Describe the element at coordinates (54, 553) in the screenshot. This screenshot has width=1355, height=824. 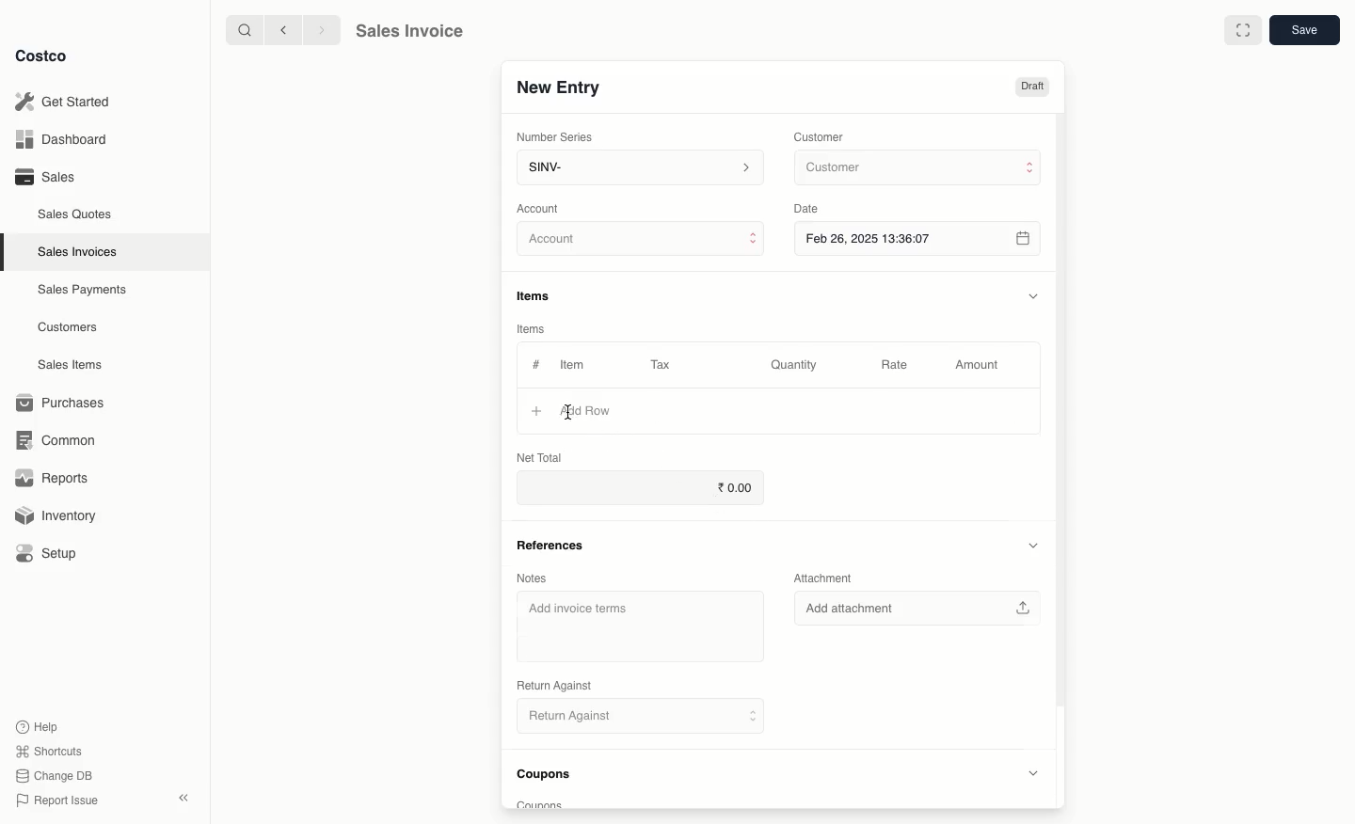
I see `Setup` at that location.